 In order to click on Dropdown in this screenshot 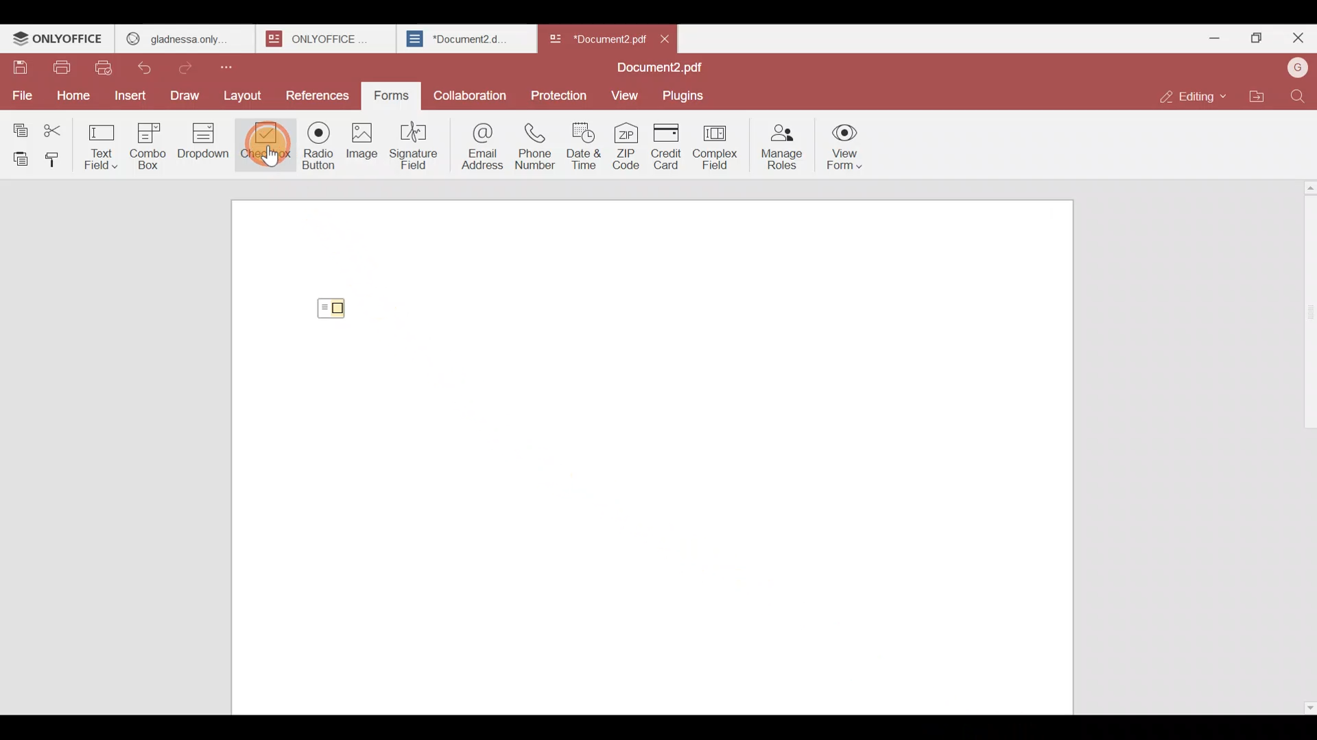, I will do `click(206, 147)`.